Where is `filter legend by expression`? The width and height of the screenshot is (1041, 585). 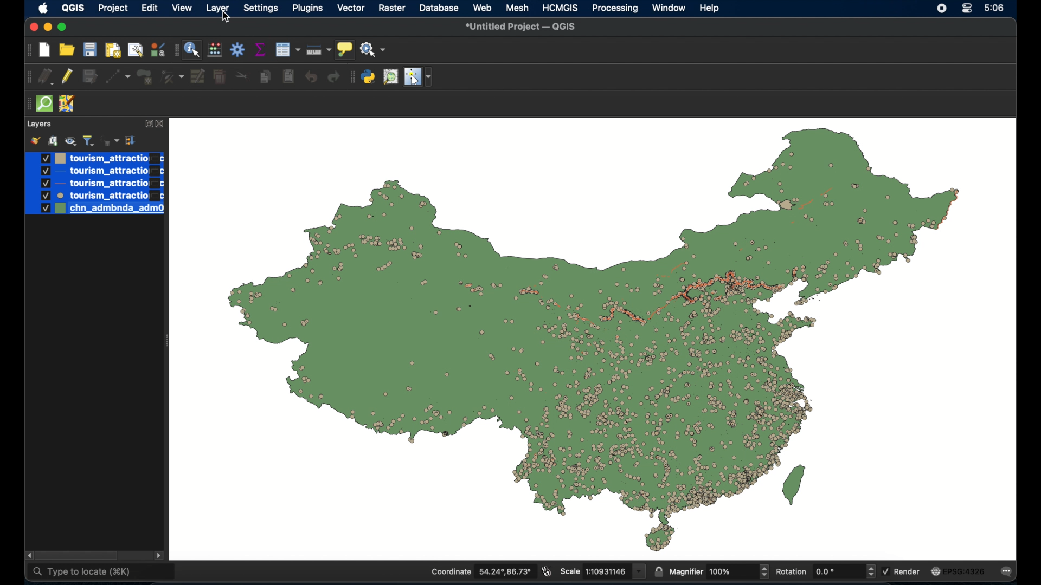 filter legend by expression is located at coordinates (110, 139).